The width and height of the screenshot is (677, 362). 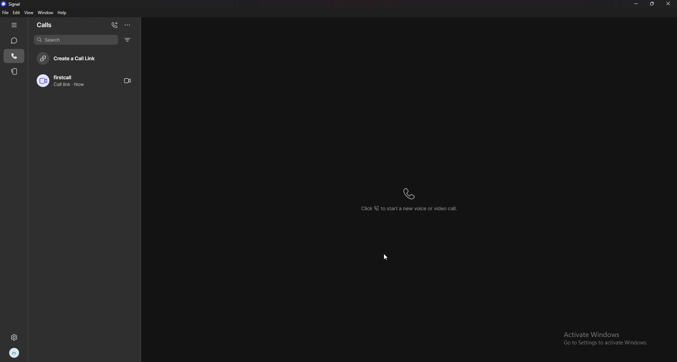 I want to click on hide tab, so click(x=14, y=25).